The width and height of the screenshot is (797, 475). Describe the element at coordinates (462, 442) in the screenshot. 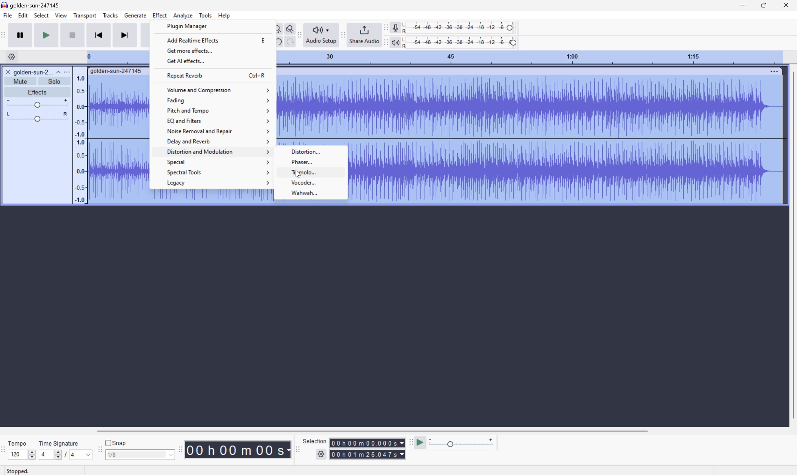

I see `Playback speed: 1.000 x` at that location.